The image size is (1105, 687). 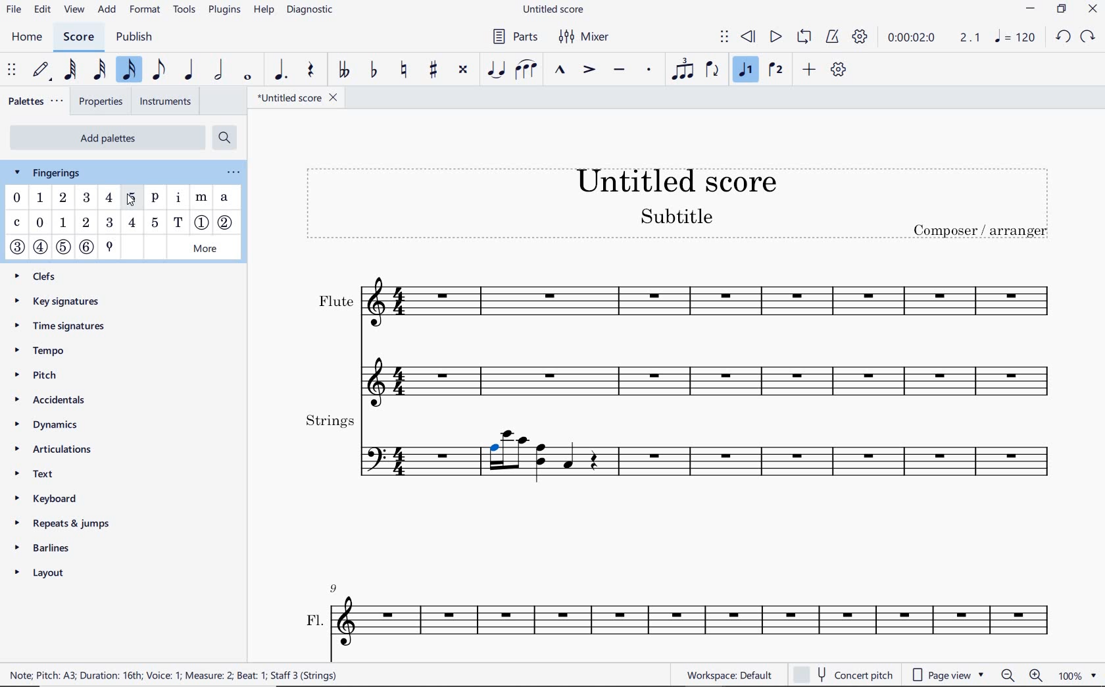 What do you see at coordinates (553, 11) in the screenshot?
I see `file name` at bounding box center [553, 11].